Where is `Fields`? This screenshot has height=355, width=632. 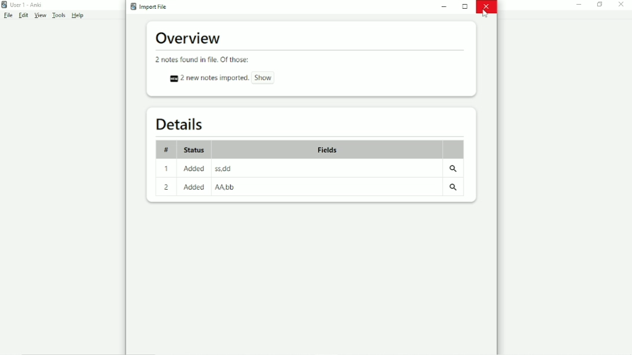 Fields is located at coordinates (327, 149).